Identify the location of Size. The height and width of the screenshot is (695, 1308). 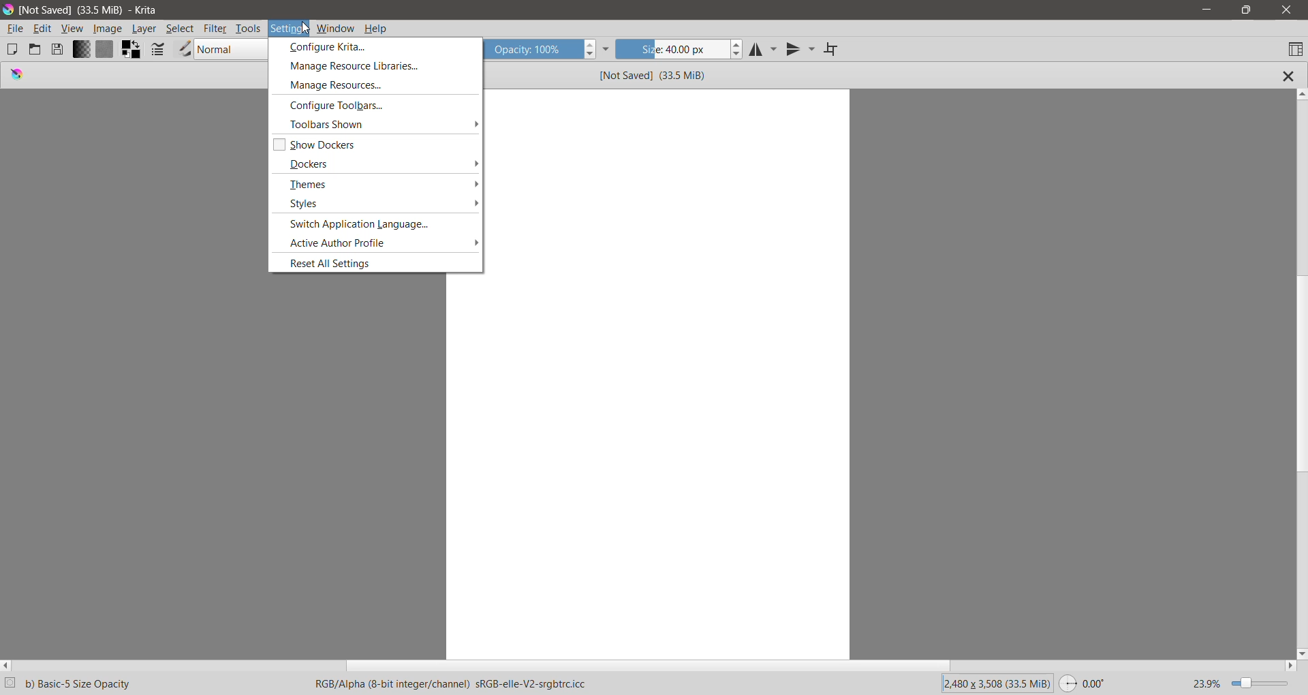
(679, 48).